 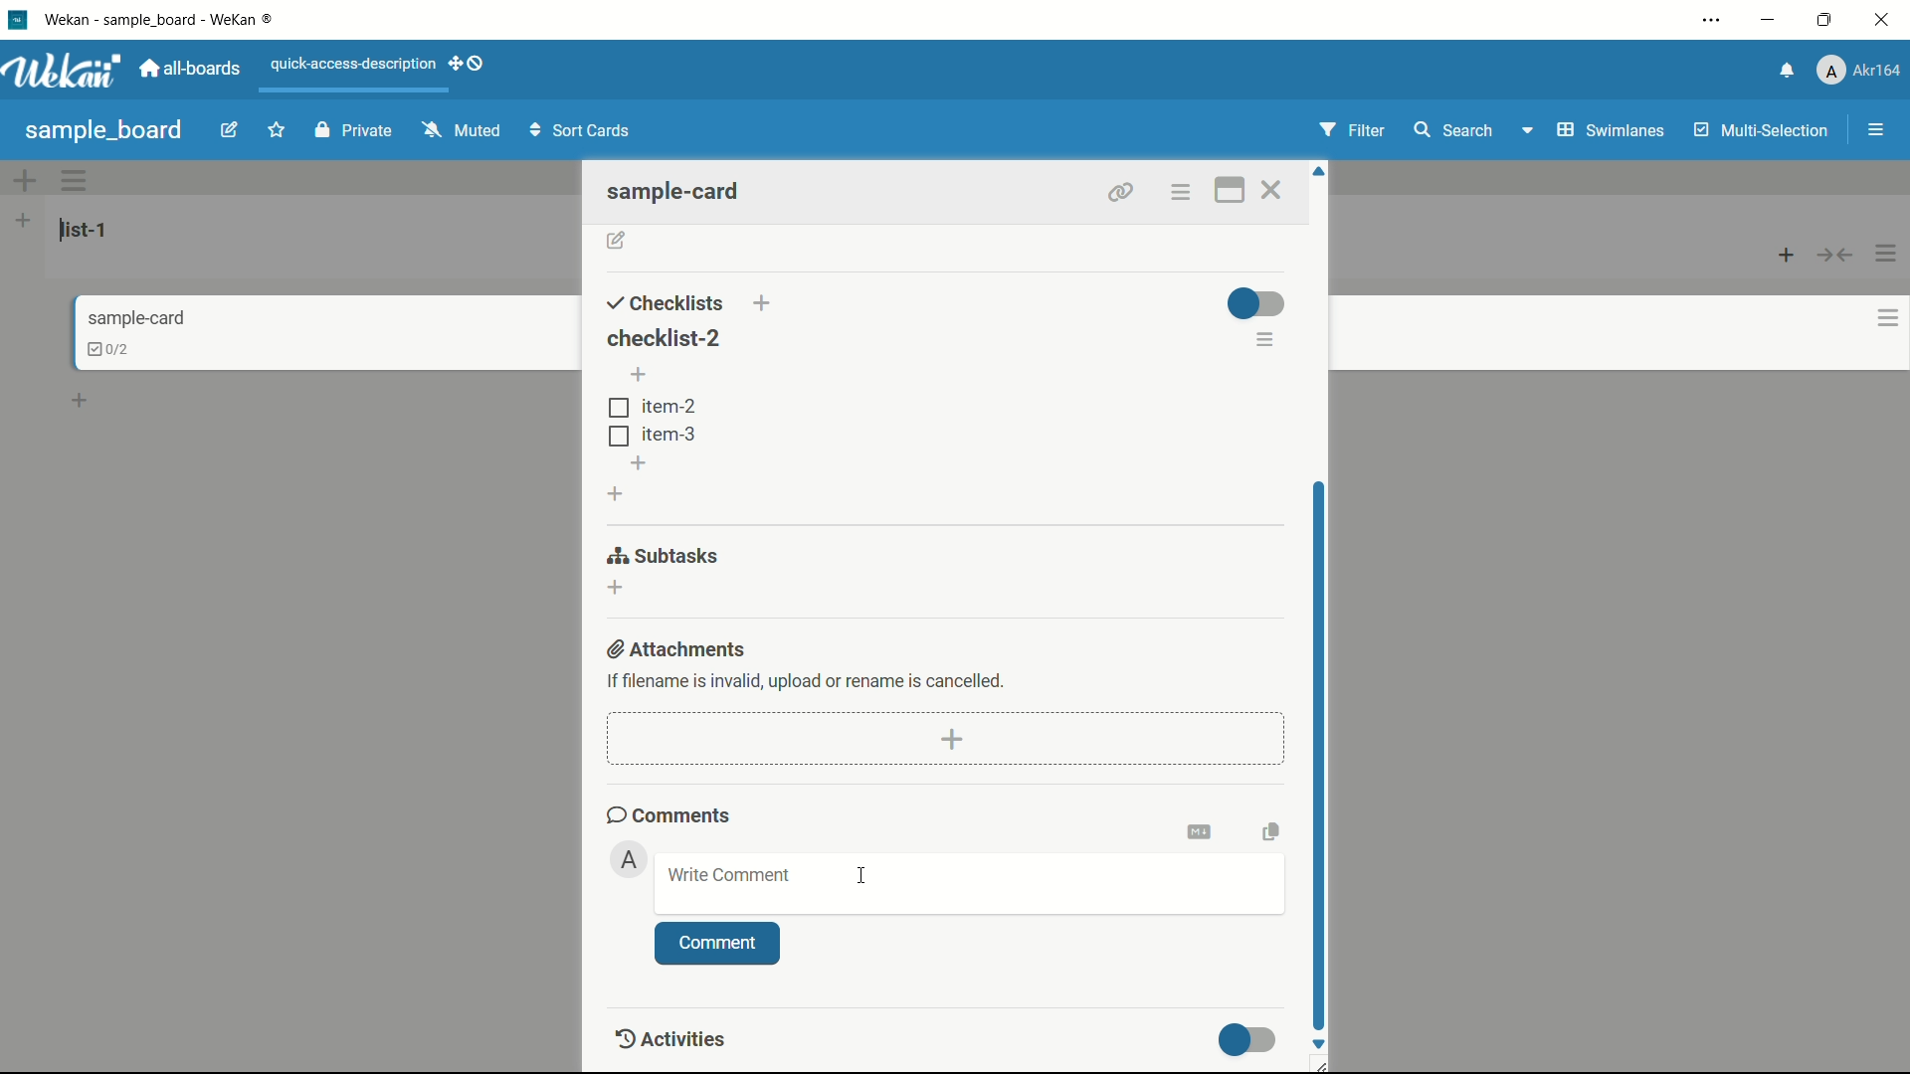 I want to click on star this board, so click(x=278, y=132).